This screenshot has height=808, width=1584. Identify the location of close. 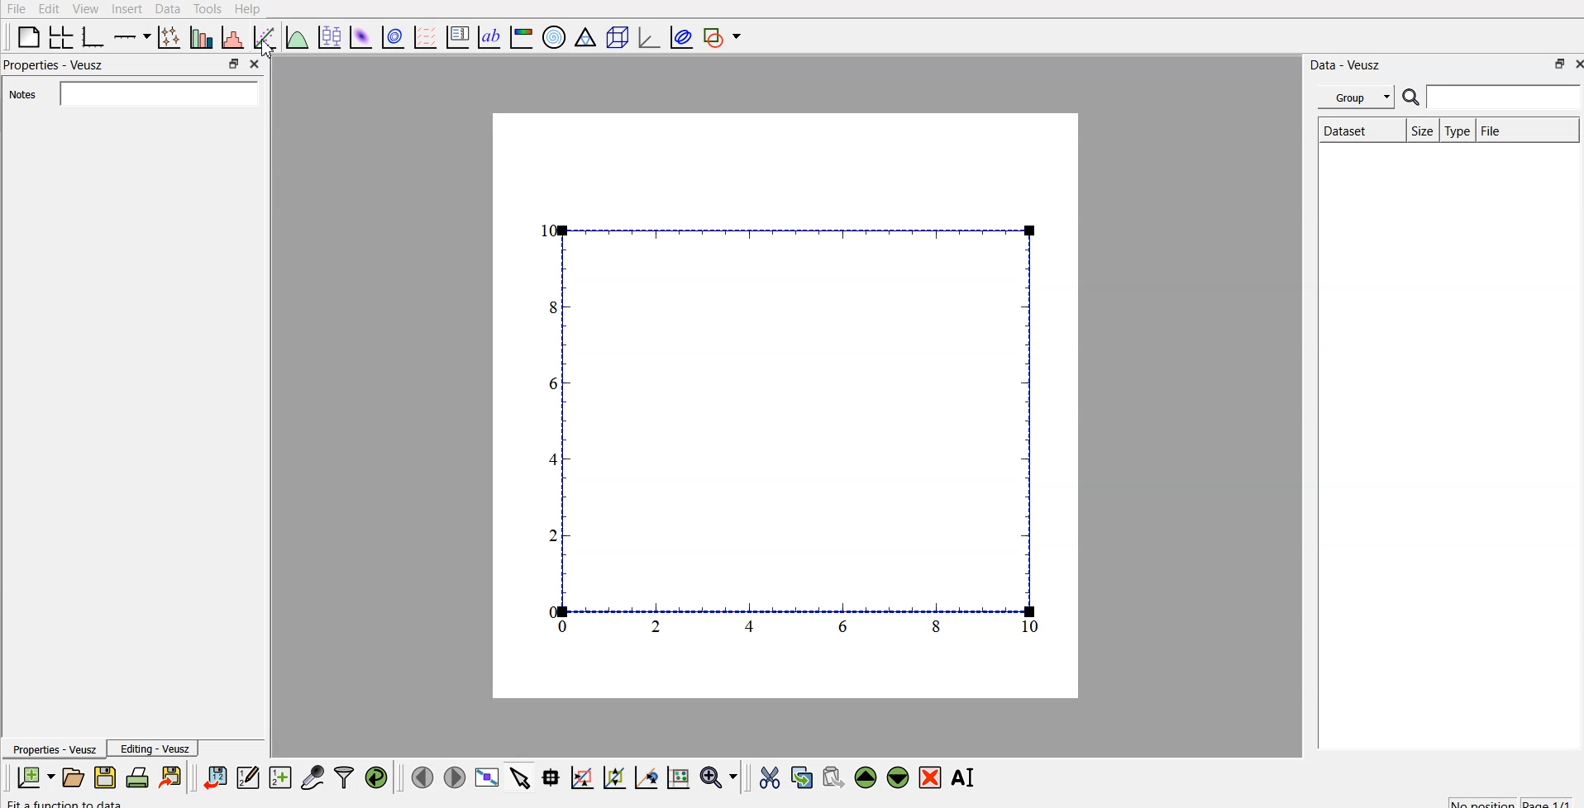
(256, 64).